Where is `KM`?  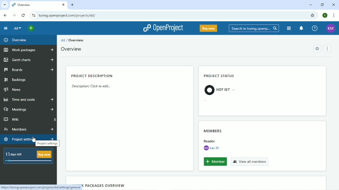
KM is located at coordinates (332, 28).